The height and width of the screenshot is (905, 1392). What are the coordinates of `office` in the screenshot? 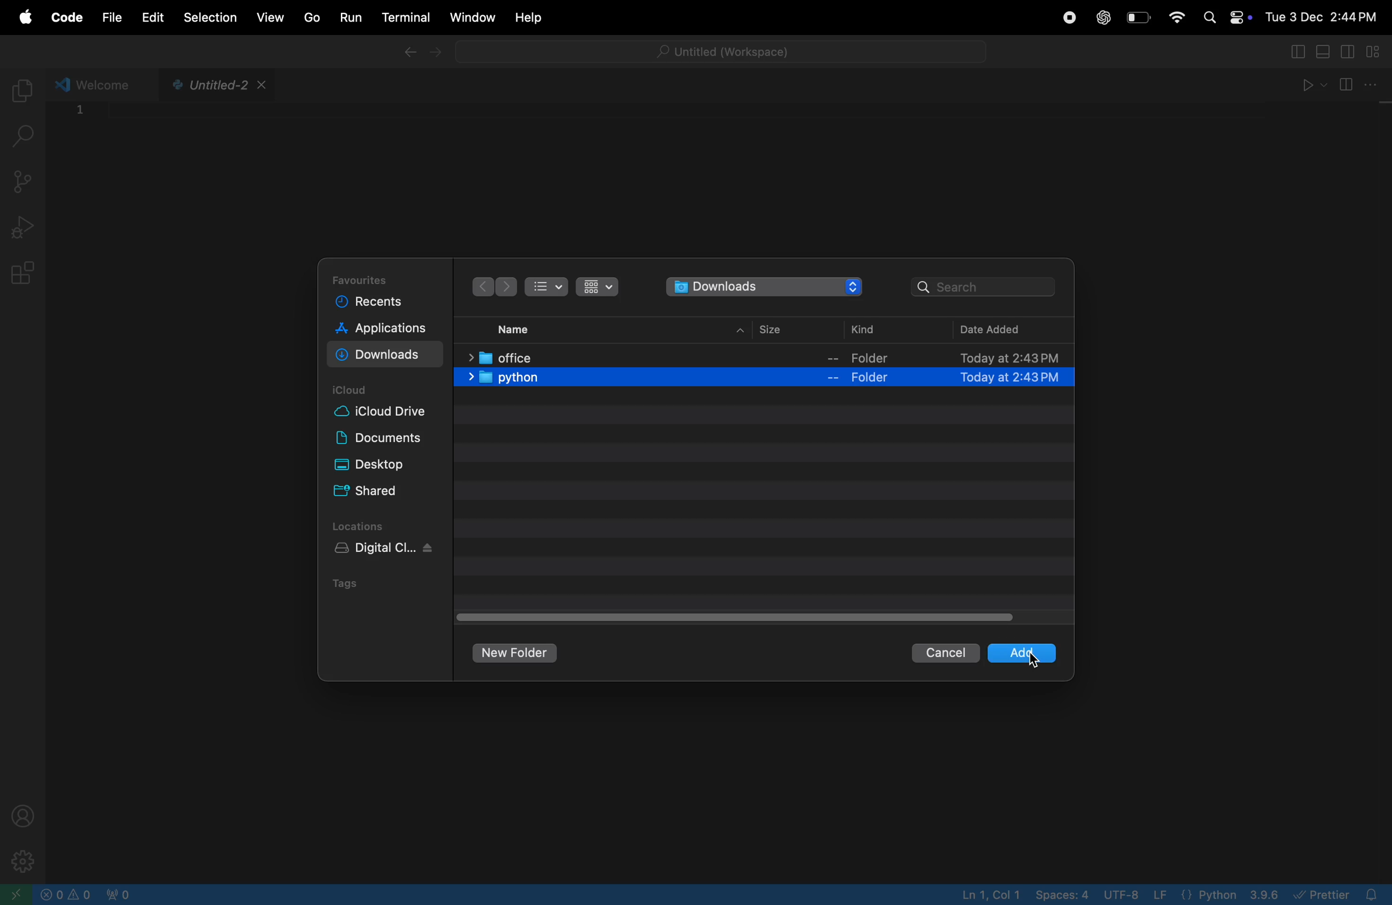 It's located at (507, 357).